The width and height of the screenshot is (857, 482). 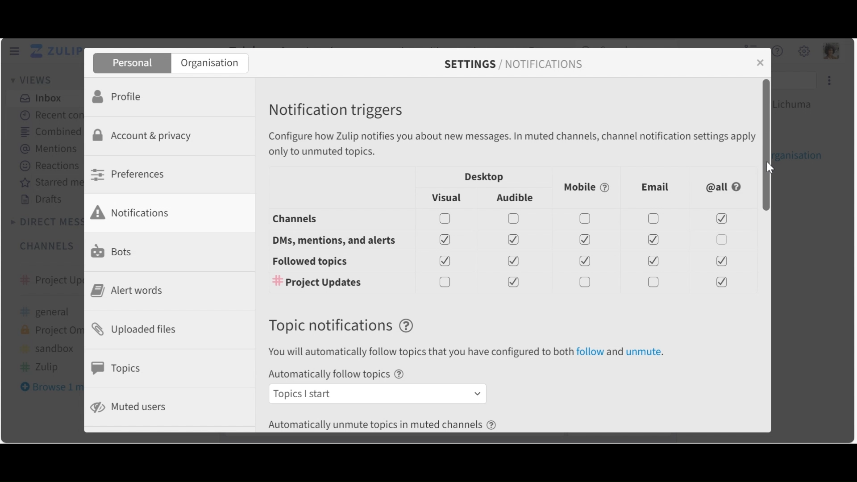 I want to click on Uploaded files, so click(x=138, y=328).